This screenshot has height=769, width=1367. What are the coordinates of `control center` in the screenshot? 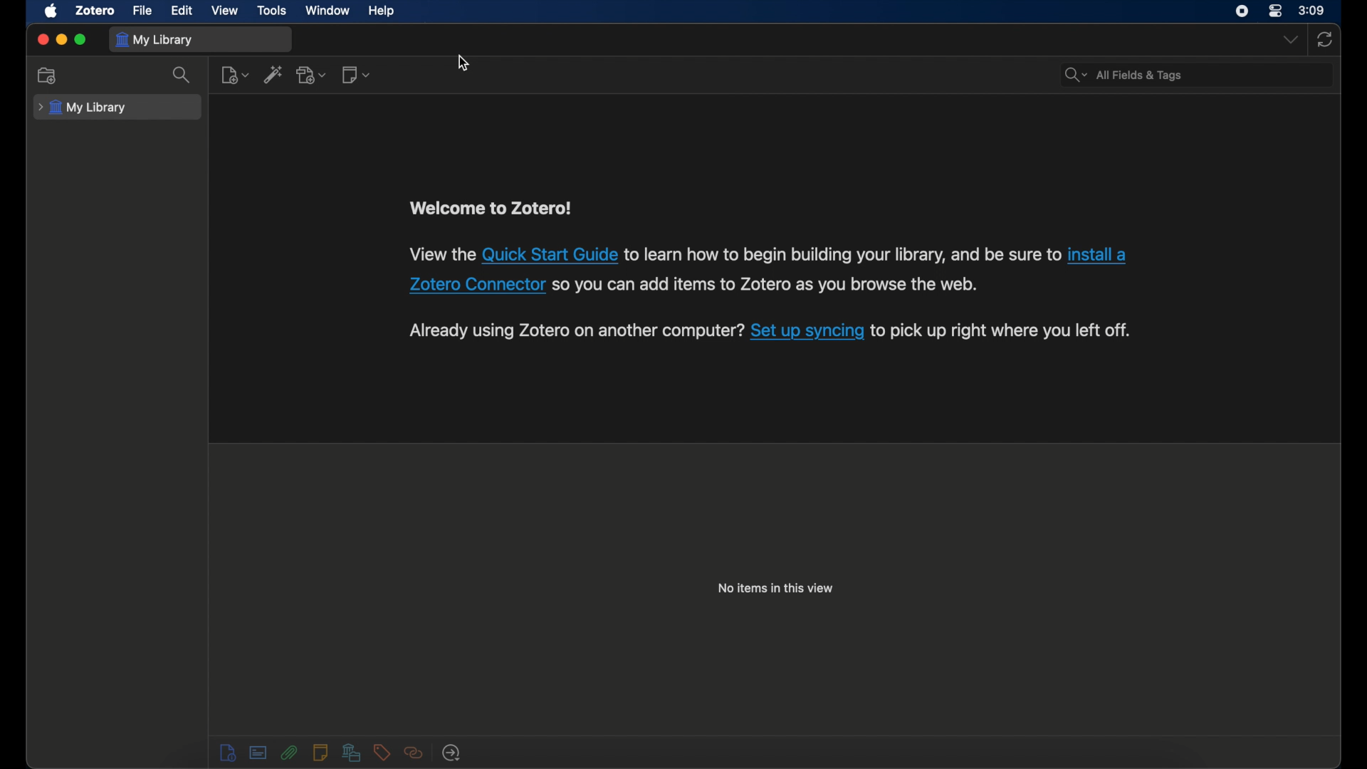 It's located at (1276, 11).